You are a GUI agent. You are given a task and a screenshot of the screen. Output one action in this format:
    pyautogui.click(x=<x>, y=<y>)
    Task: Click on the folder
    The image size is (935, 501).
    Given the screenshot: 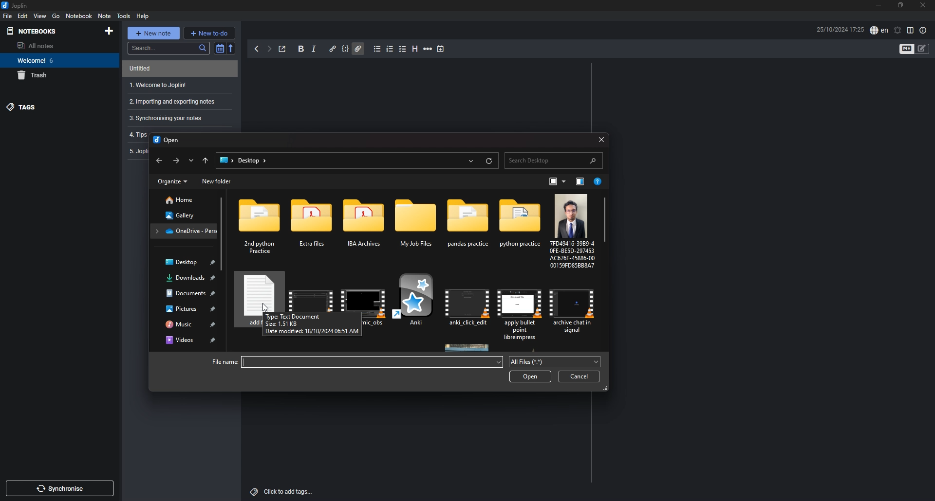 What is the action you would take?
    pyautogui.click(x=469, y=228)
    